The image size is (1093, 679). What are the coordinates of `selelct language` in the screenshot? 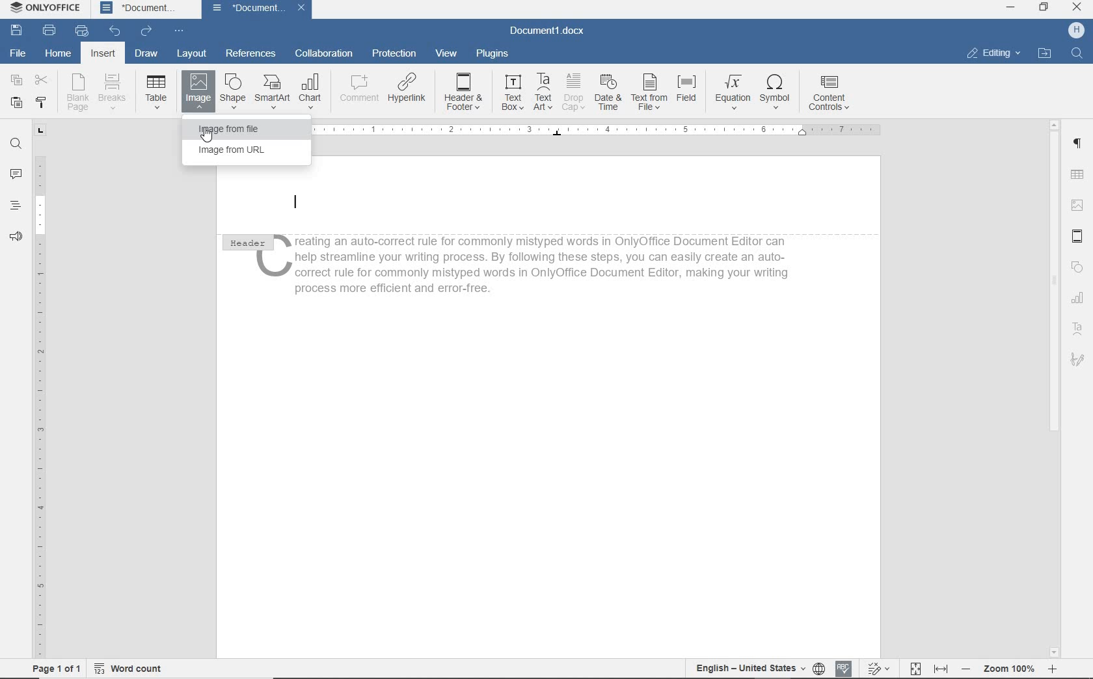 It's located at (820, 669).